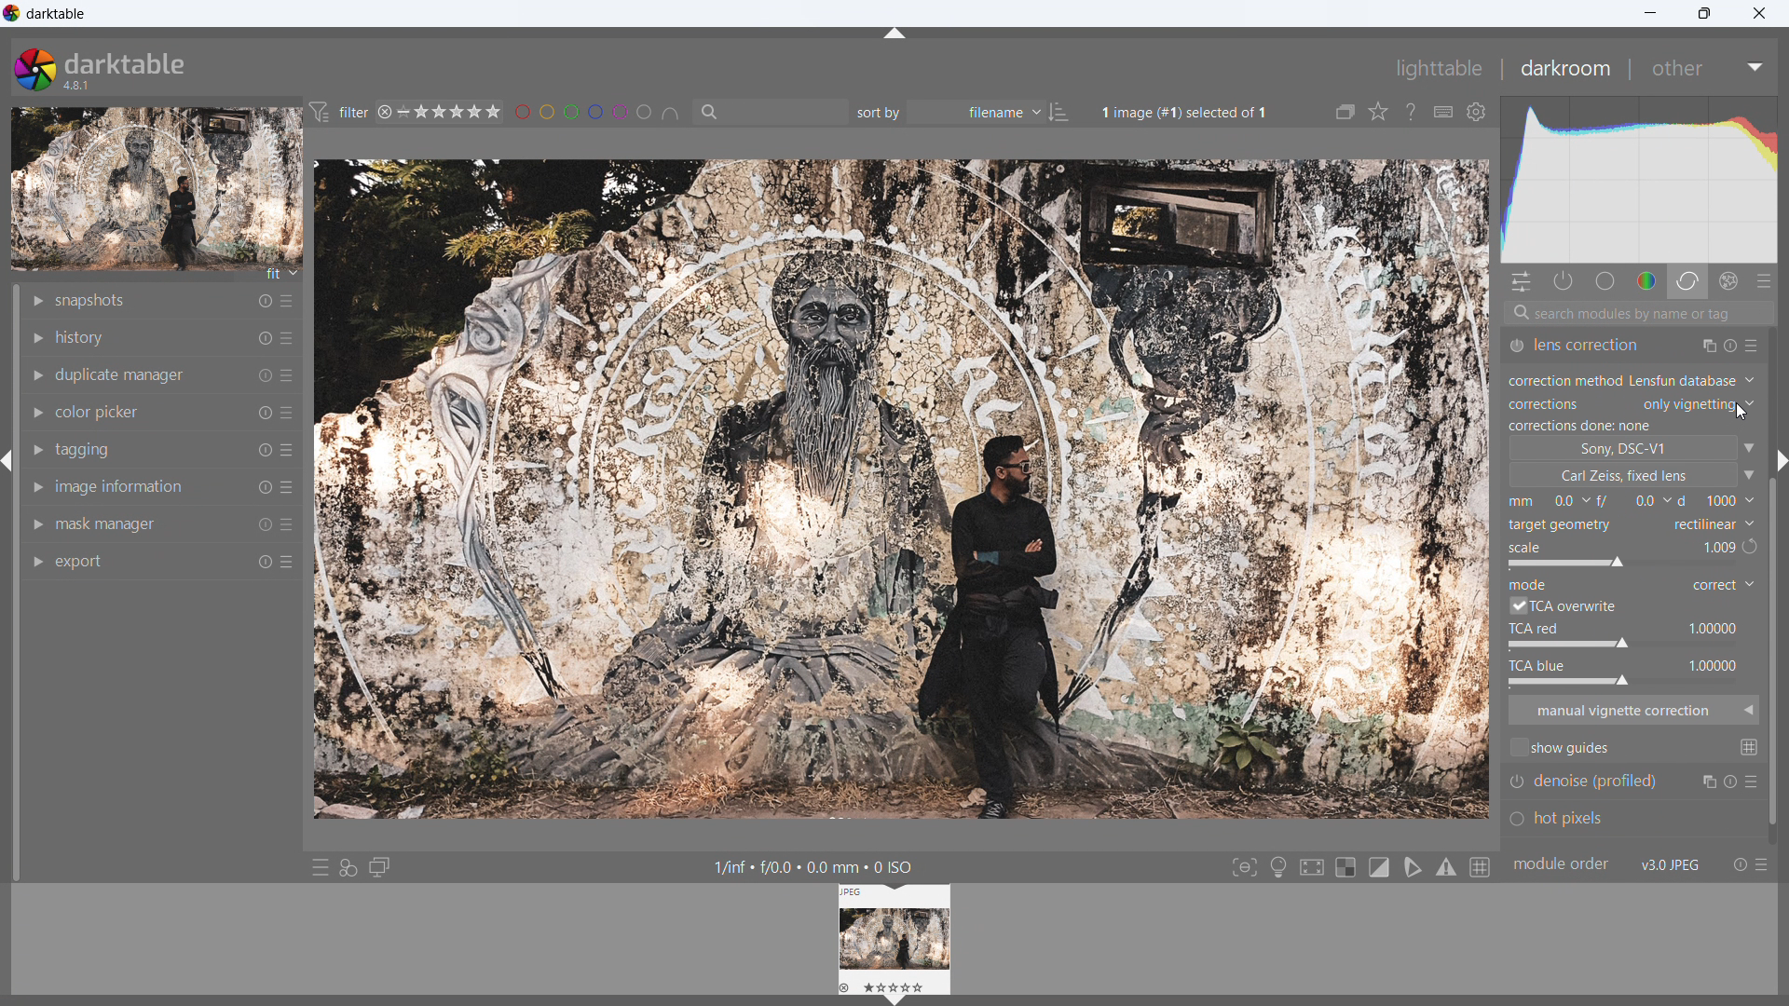 The width and height of the screenshot is (1789, 1006). Describe the element at coordinates (349, 867) in the screenshot. I see `quick access for applying styles` at that location.